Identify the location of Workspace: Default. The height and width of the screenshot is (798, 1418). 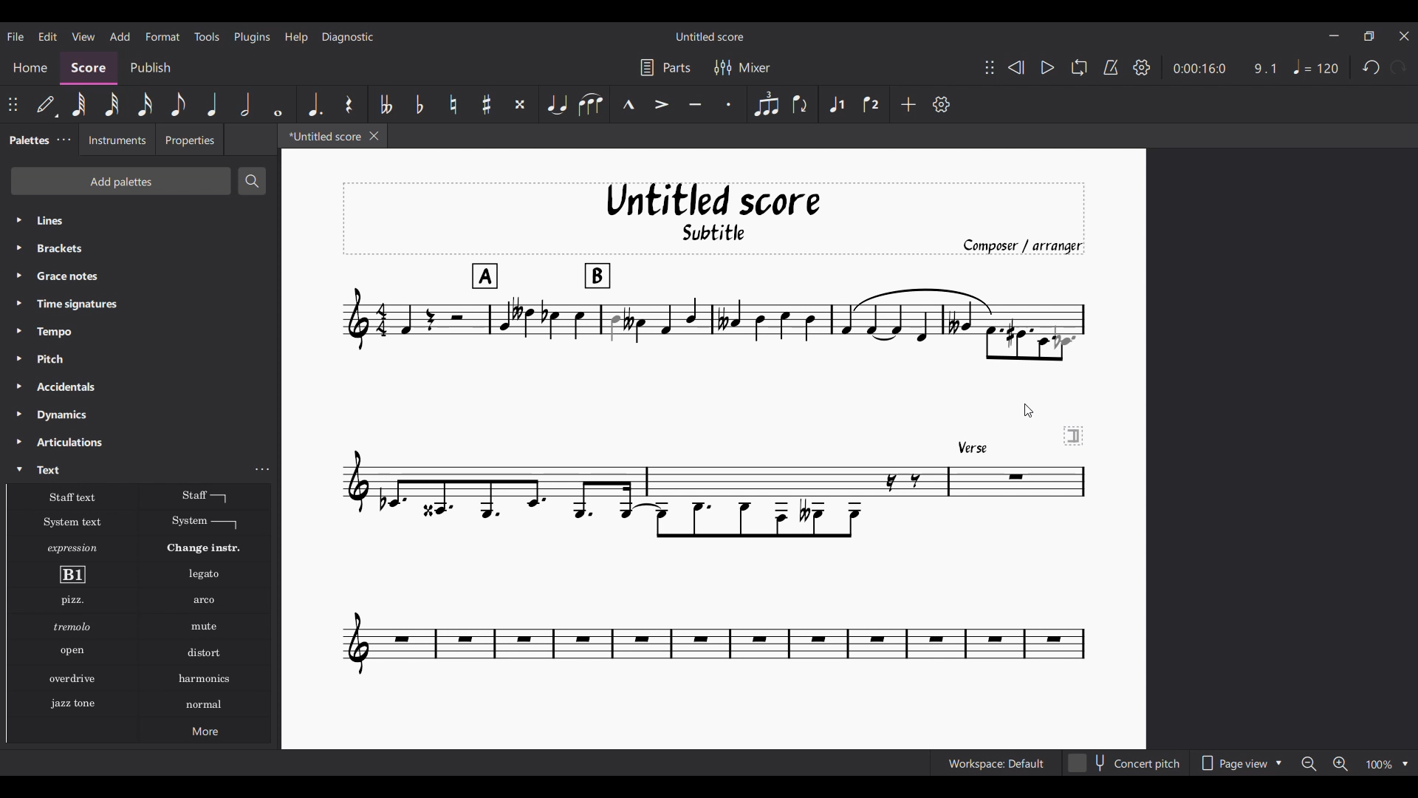
(996, 763).